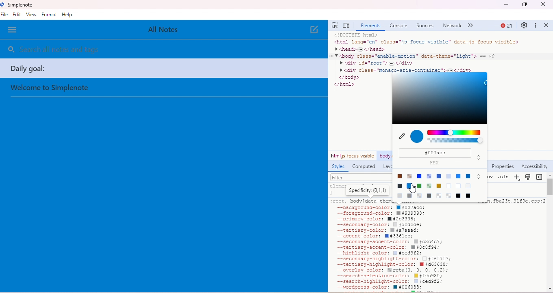 The height and width of the screenshot is (293, 553). I want to click on color code changed, so click(437, 153).